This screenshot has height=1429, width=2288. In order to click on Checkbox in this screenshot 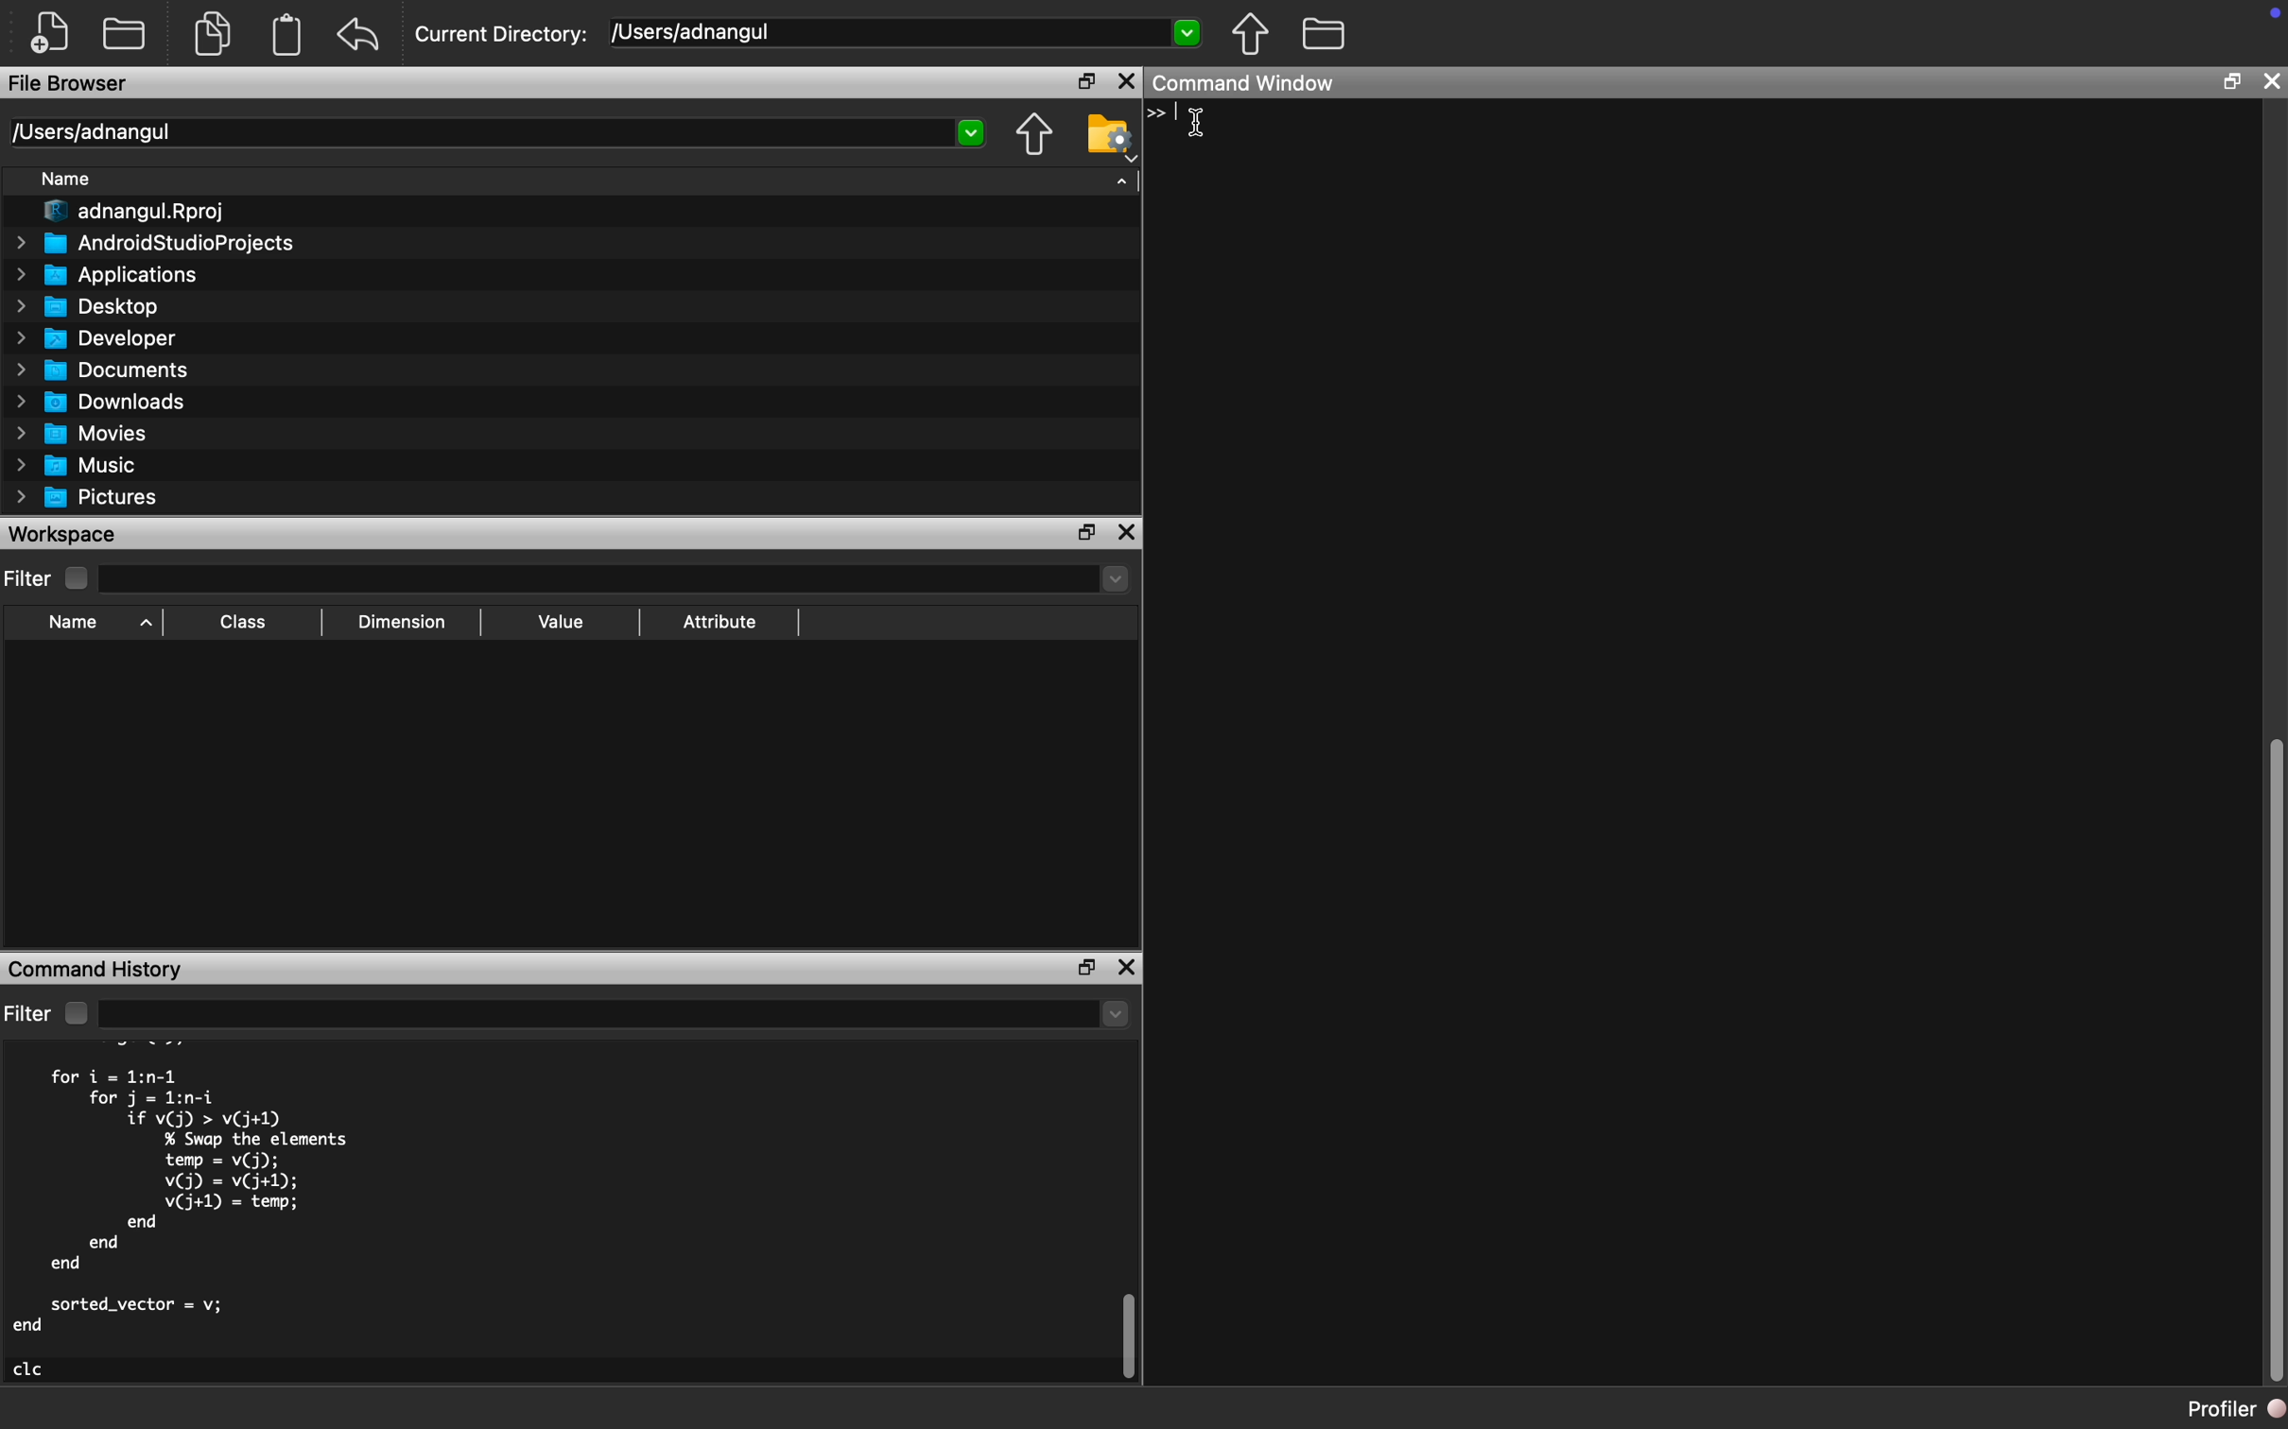, I will do `click(78, 579)`.